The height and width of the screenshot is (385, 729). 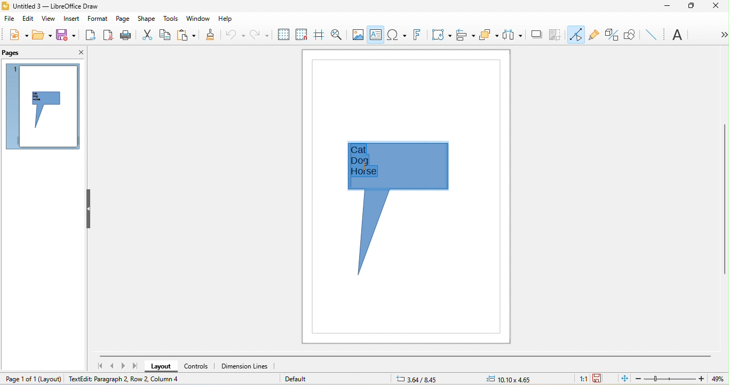 I want to click on textedit paragraph 2, row 2, column 4, so click(x=144, y=380).